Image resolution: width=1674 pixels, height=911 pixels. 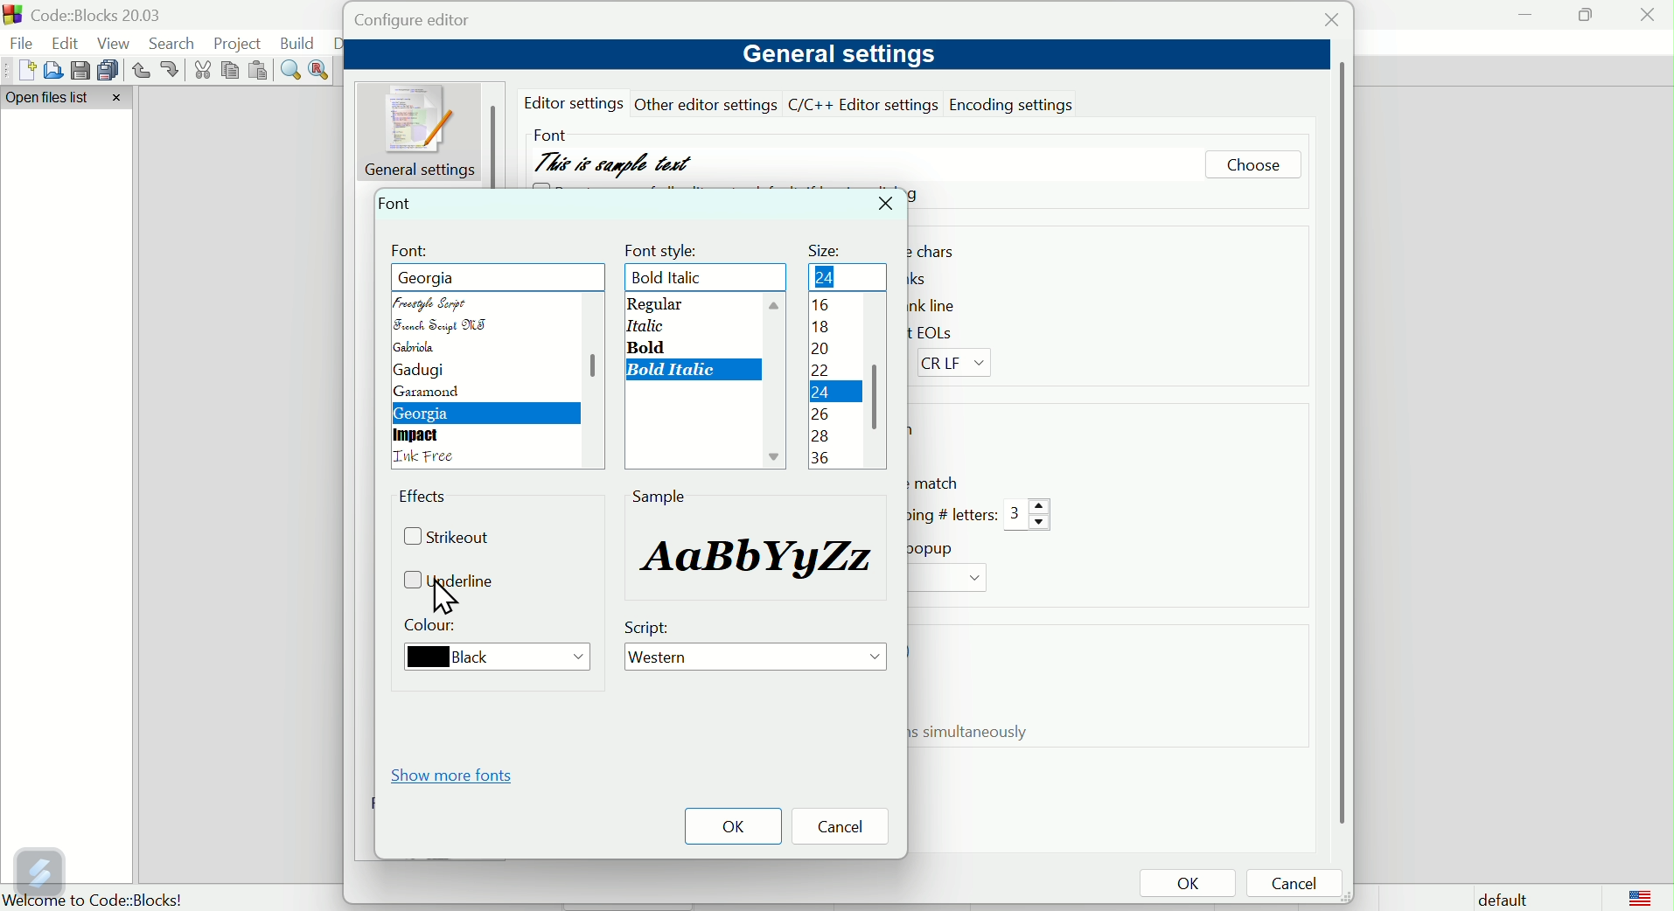 What do you see at coordinates (422, 346) in the screenshot?
I see `Gabriola` at bounding box center [422, 346].